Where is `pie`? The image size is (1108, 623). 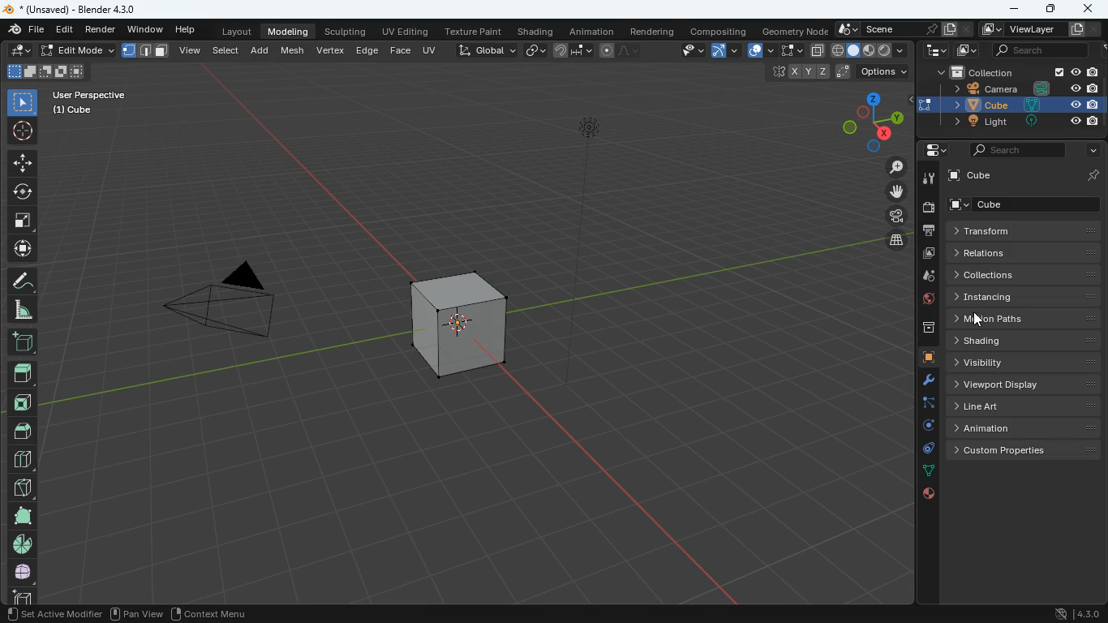
pie is located at coordinates (21, 544).